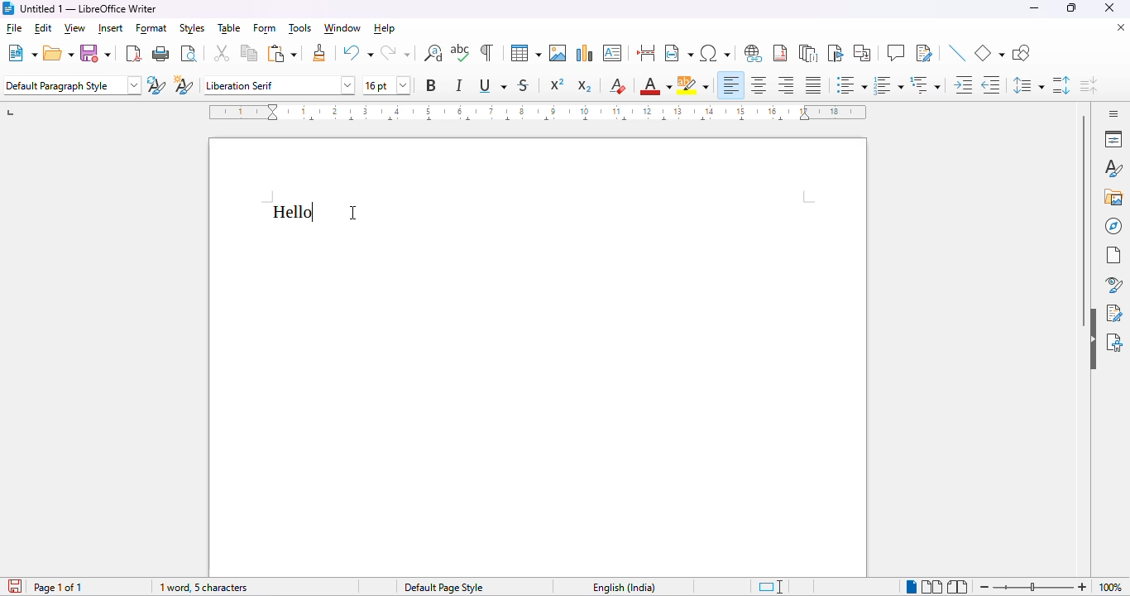  What do you see at coordinates (1113, 588) in the screenshot?
I see `zoom factor` at bounding box center [1113, 588].